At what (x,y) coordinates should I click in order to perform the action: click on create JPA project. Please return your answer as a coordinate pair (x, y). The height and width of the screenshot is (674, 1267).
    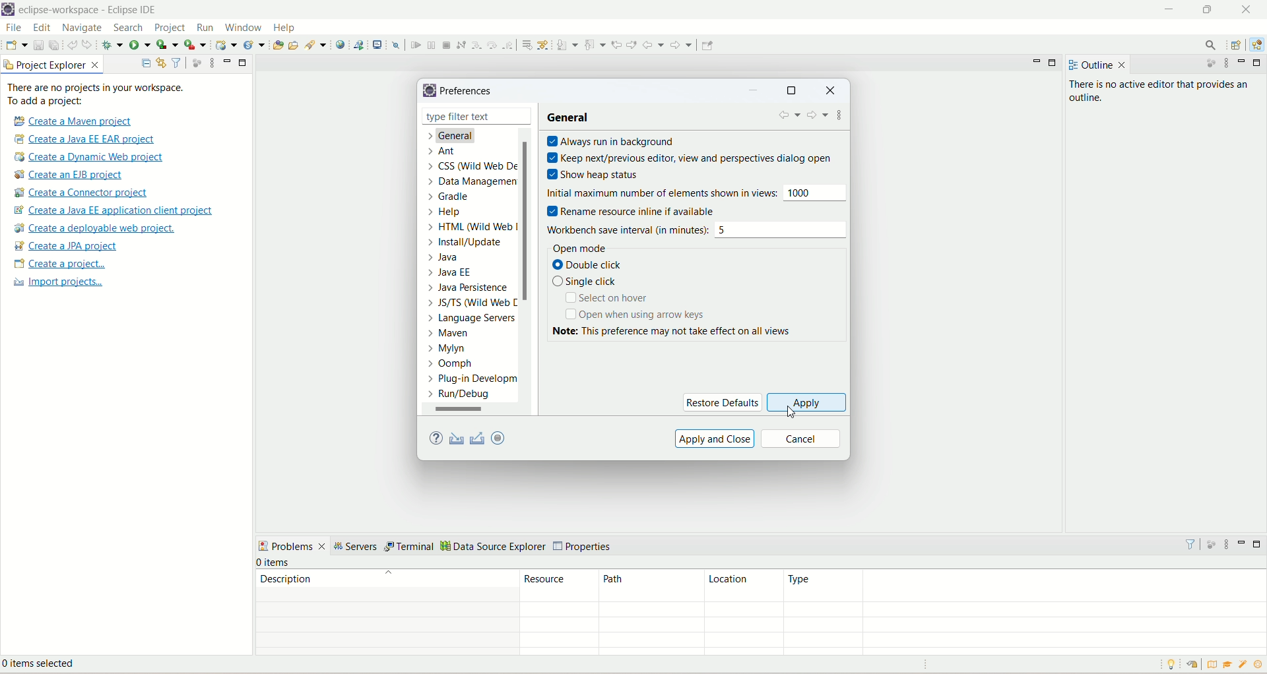
    Looking at the image, I should click on (67, 246).